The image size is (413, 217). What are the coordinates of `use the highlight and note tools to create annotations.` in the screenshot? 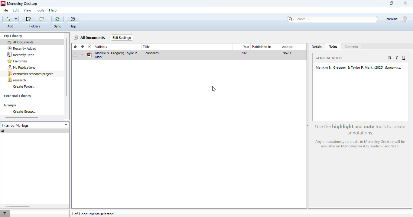 It's located at (361, 130).